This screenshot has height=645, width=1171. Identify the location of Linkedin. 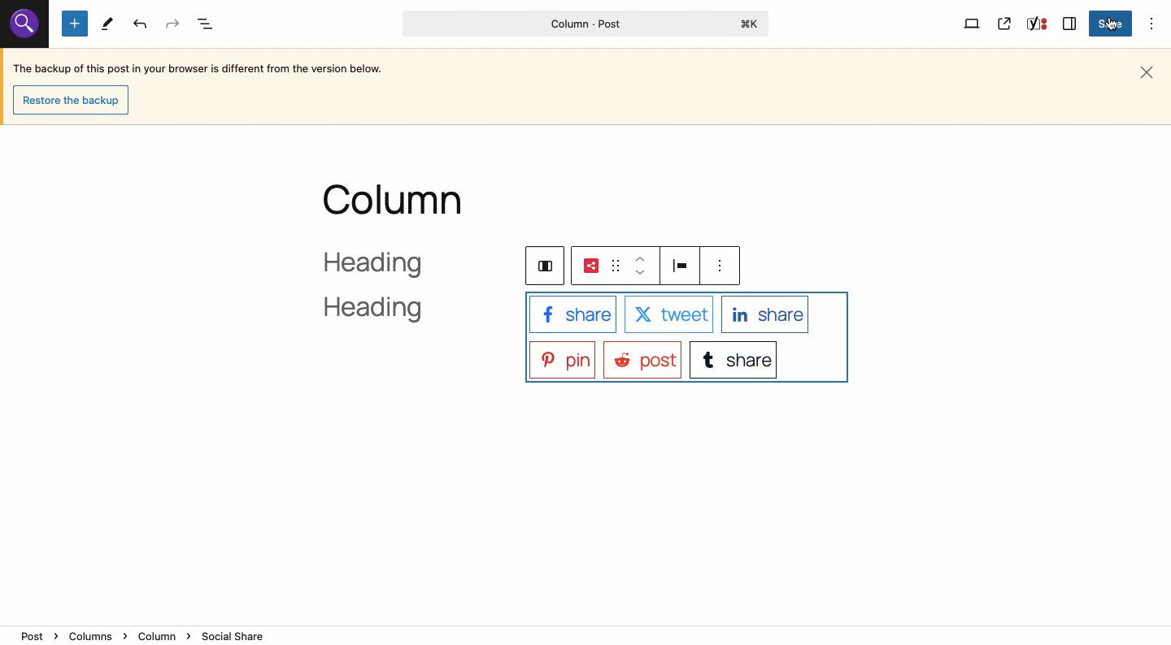
(765, 314).